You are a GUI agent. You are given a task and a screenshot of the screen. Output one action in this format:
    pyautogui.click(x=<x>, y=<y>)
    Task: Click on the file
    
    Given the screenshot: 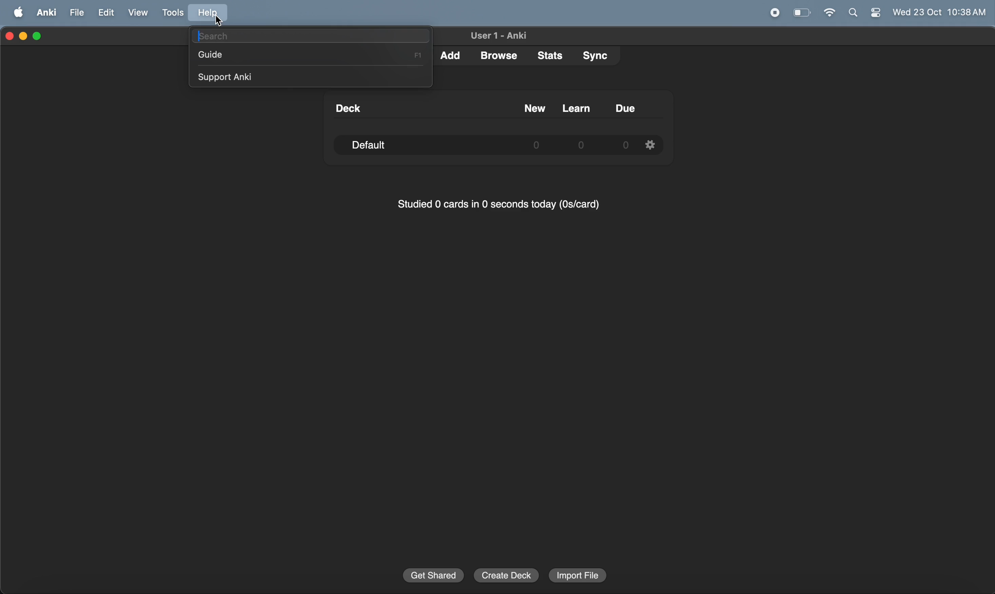 What is the action you would take?
    pyautogui.click(x=77, y=12)
    